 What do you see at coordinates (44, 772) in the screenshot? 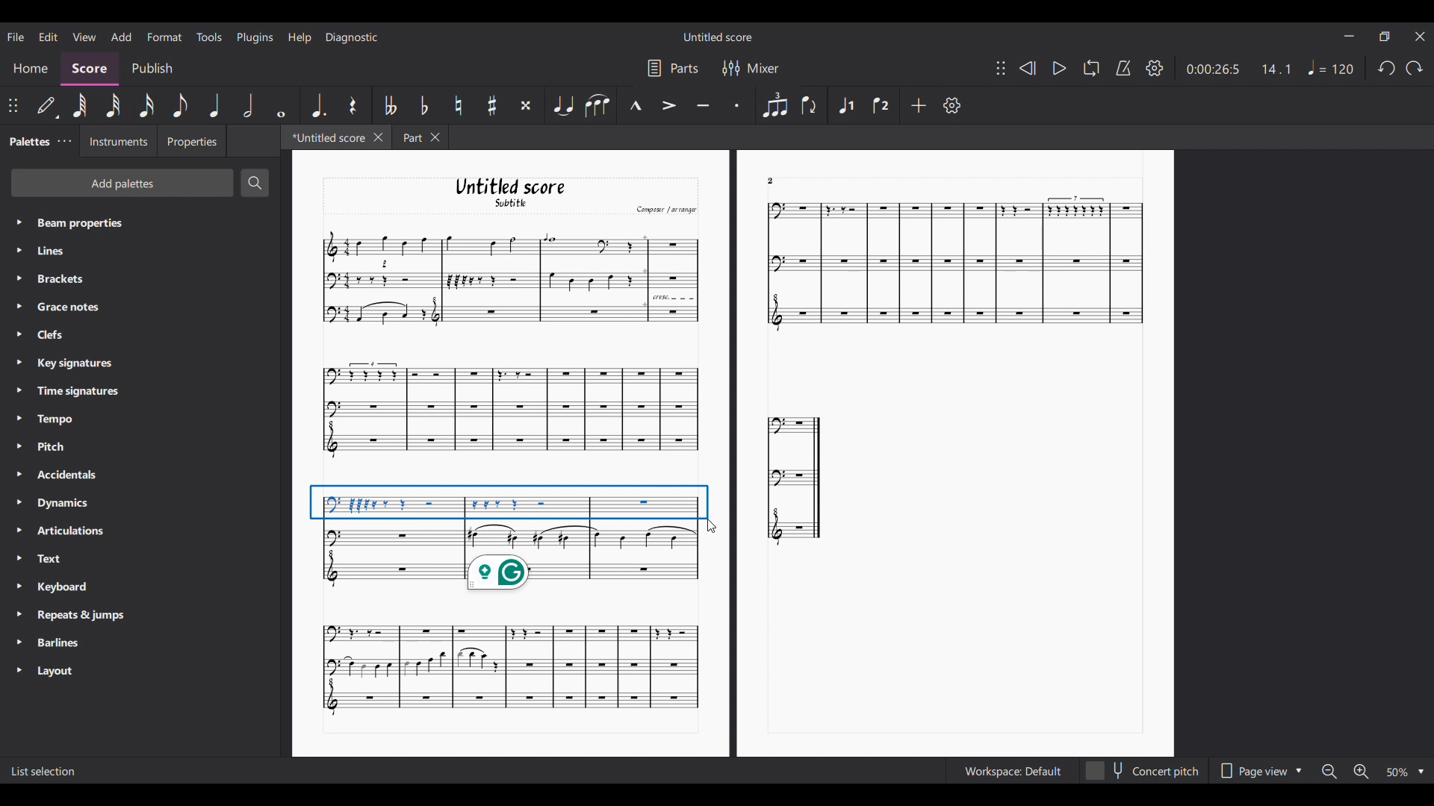
I see `List selection` at bounding box center [44, 772].